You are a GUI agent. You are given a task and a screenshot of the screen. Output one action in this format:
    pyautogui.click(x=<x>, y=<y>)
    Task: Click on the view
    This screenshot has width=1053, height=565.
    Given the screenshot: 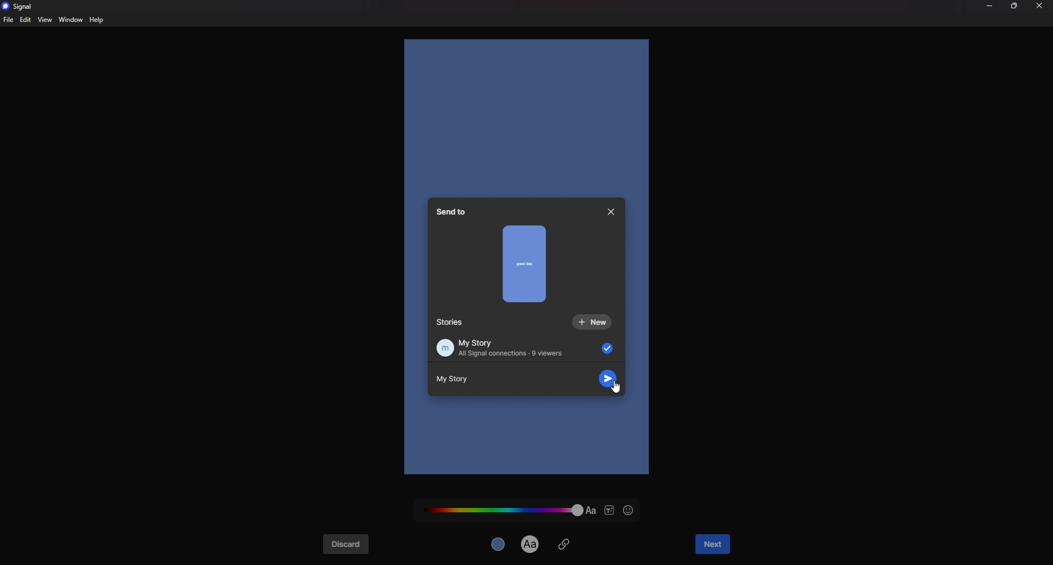 What is the action you would take?
    pyautogui.click(x=44, y=19)
    